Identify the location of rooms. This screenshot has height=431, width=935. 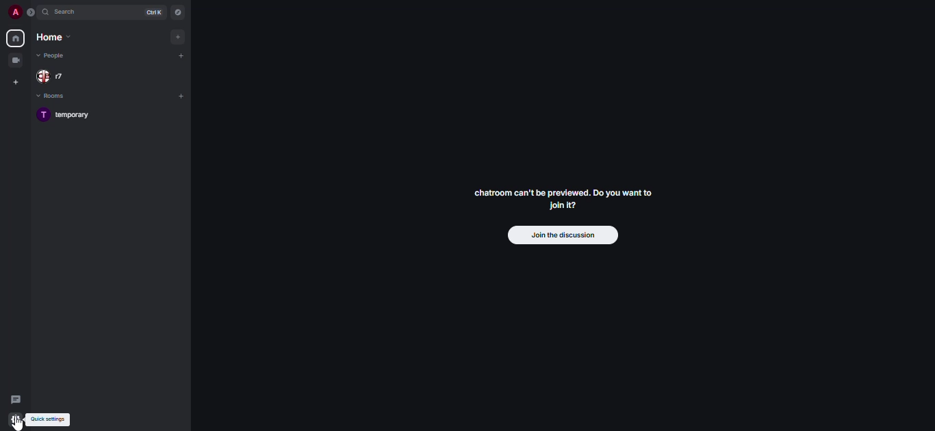
(61, 96).